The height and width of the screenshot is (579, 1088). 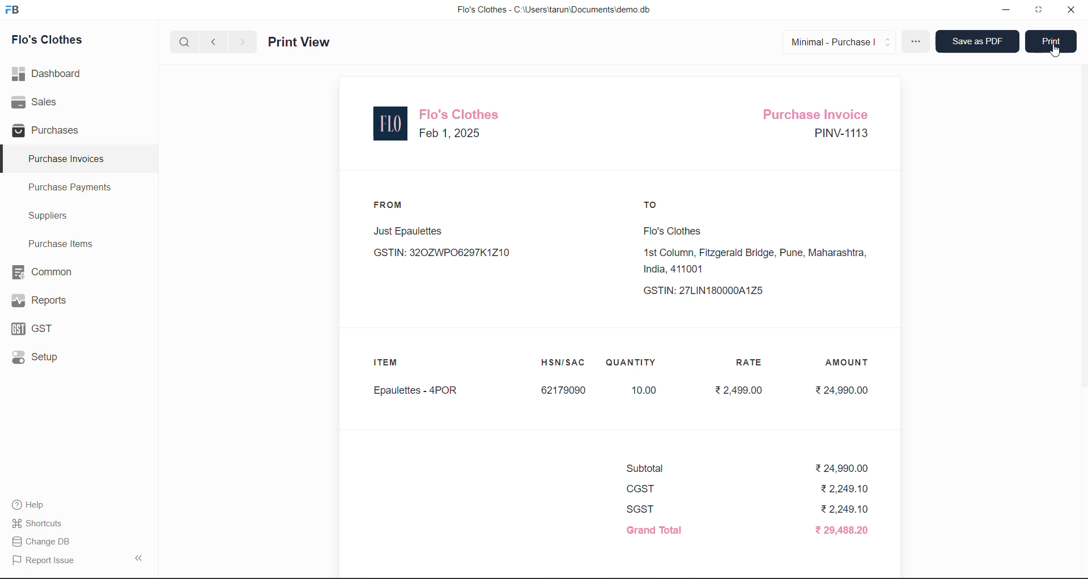 What do you see at coordinates (553, 11) in the screenshot?
I see `Flo's Clothes - C:\Users\tarun\Documents\demo.db` at bounding box center [553, 11].